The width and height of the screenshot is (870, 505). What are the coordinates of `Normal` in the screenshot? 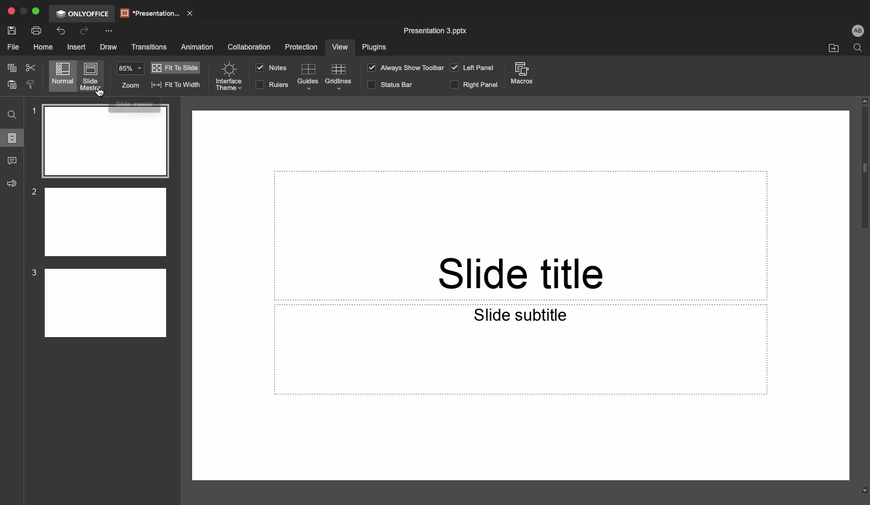 It's located at (64, 76).